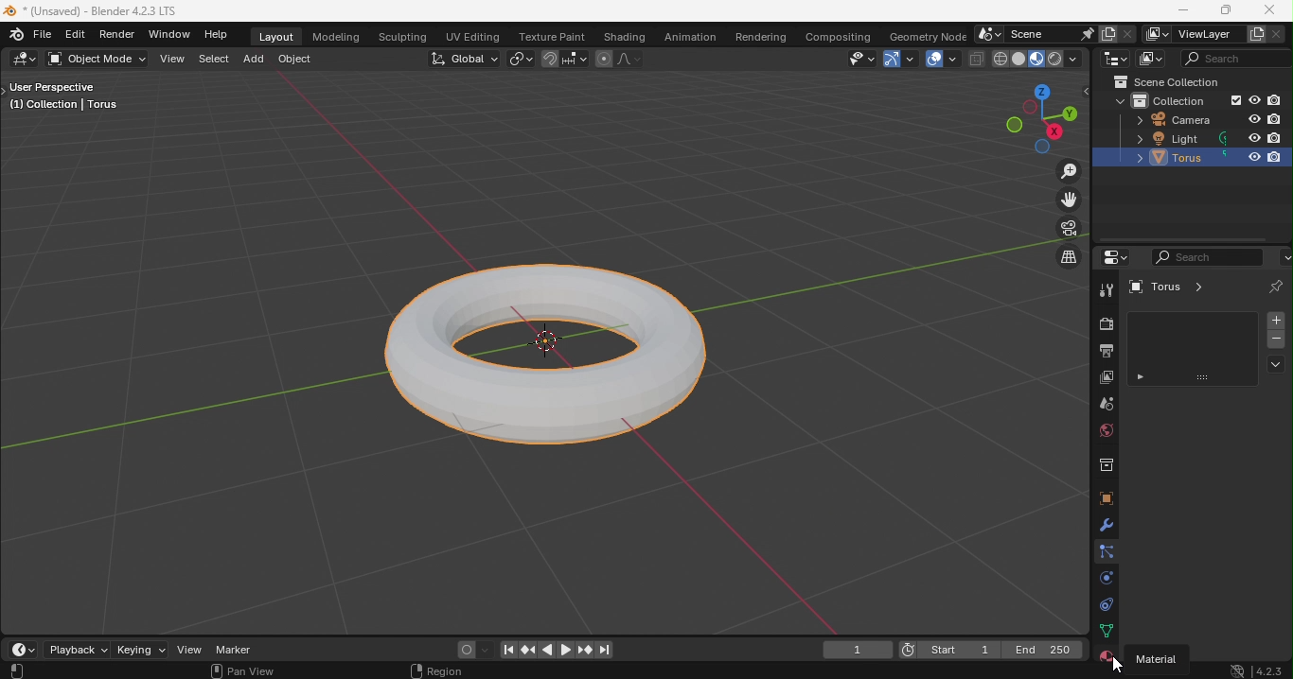 The width and height of the screenshot is (1293, 679). I want to click on Scene, so click(1103, 406).